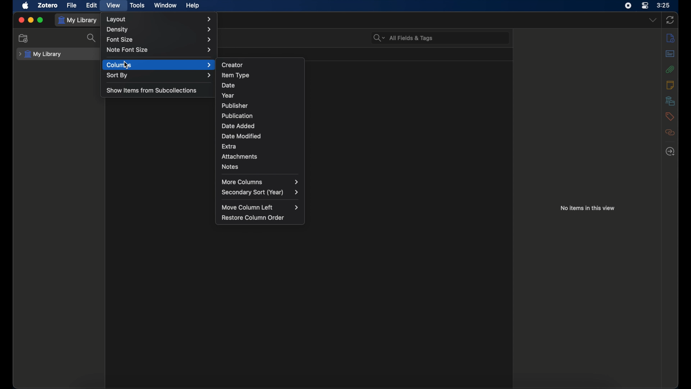 The image size is (691, 389). Describe the element at coordinates (23, 38) in the screenshot. I see `new collections` at that location.